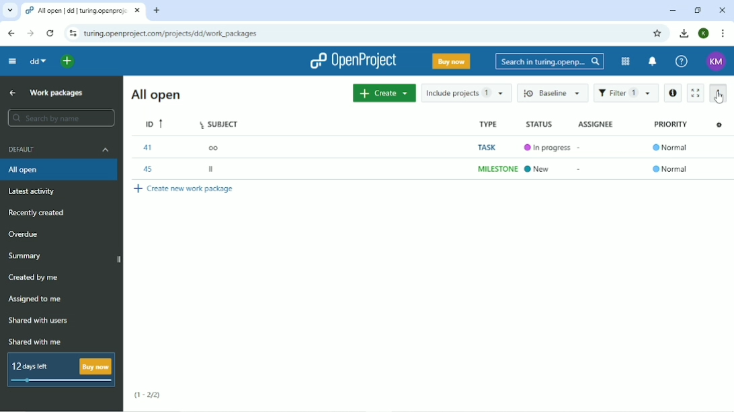 The width and height of the screenshot is (734, 412). I want to click on dd, so click(37, 62).